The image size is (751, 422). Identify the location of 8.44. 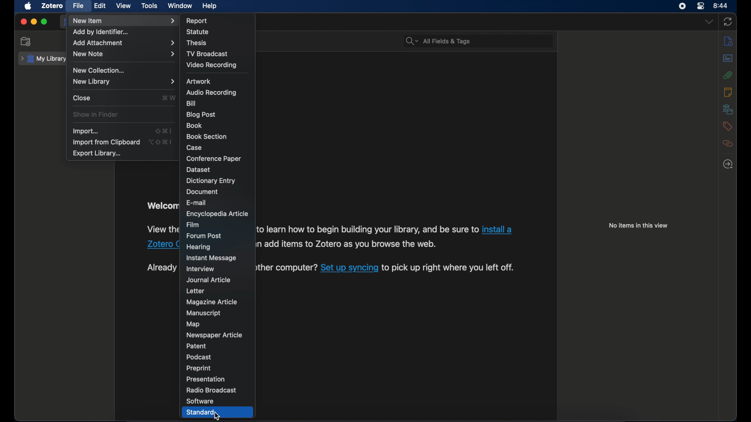
(721, 5).